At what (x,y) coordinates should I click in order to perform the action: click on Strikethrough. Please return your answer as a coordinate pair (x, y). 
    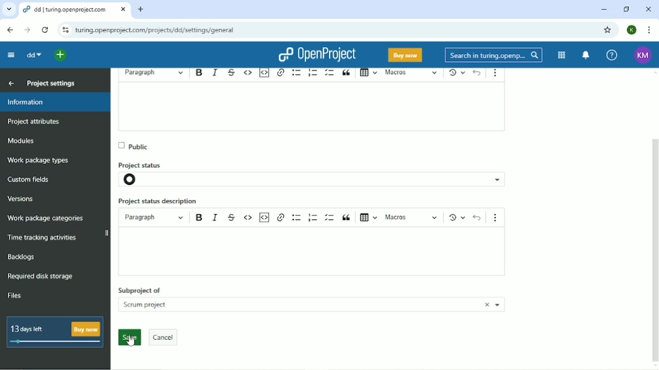
    Looking at the image, I should click on (231, 72).